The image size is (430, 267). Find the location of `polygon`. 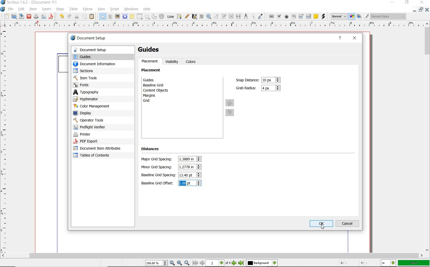

polygon is located at coordinates (147, 17).